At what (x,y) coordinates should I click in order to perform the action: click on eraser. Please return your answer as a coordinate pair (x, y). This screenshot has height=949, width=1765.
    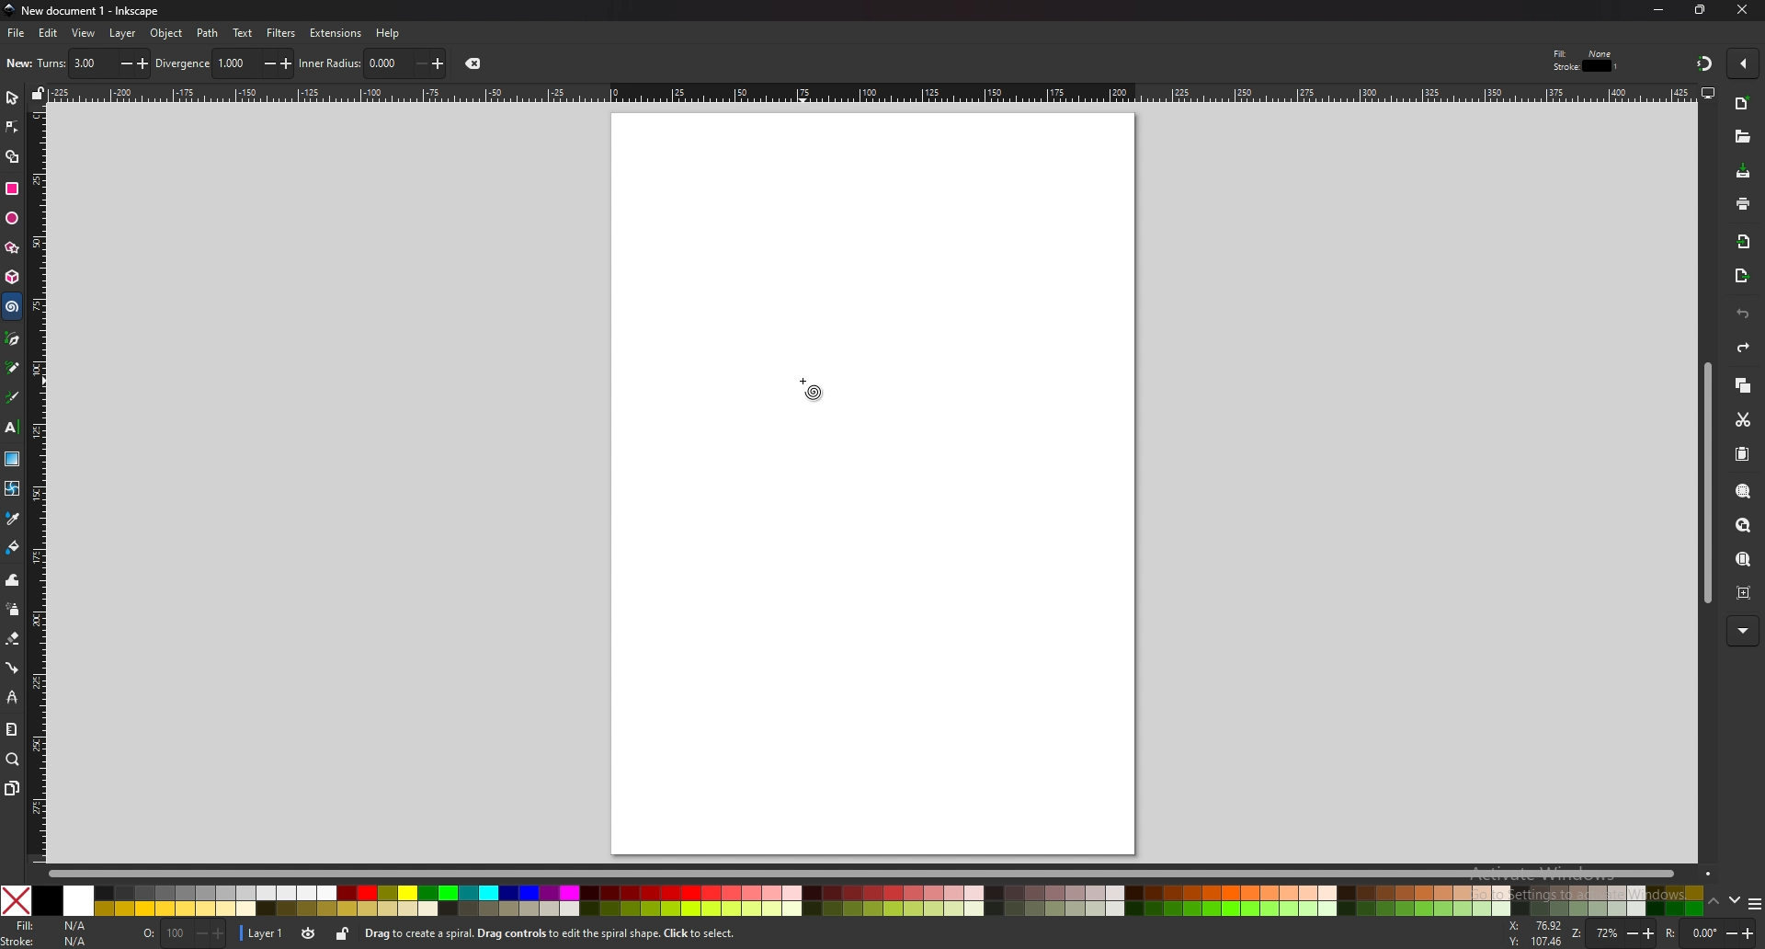
    Looking at the image, I should click on (13, 639).